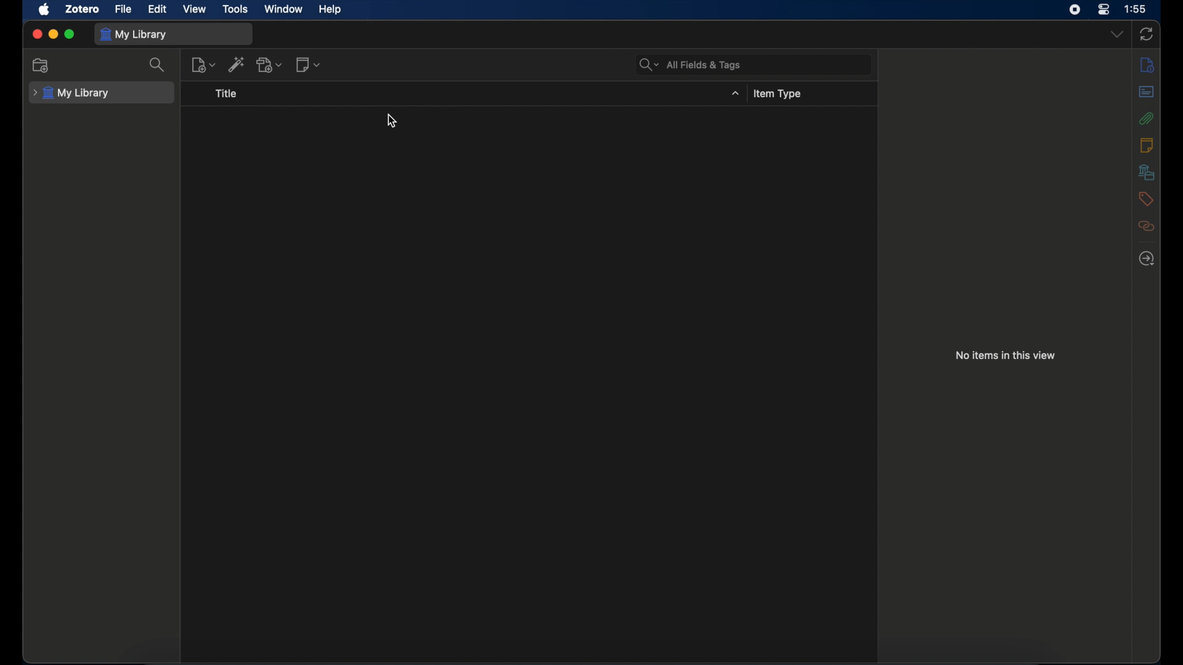  What do you see at coordinates (1147, 172) in the screenshot?
I see `libraries` at bounding box center [1147, 172].